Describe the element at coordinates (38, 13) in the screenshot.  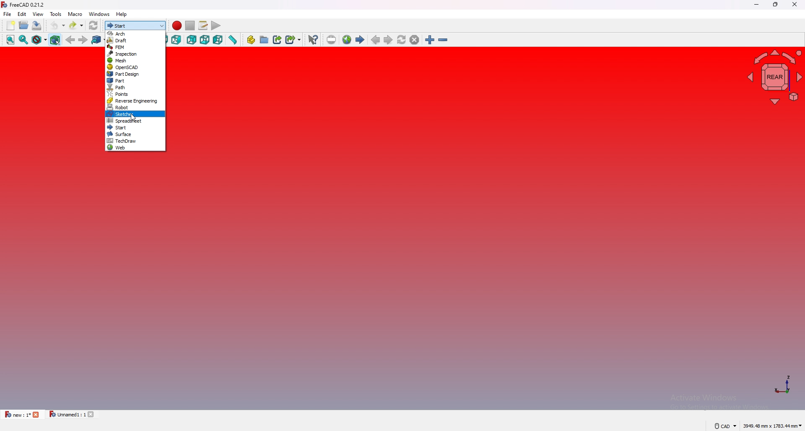
I see `view` at that location.